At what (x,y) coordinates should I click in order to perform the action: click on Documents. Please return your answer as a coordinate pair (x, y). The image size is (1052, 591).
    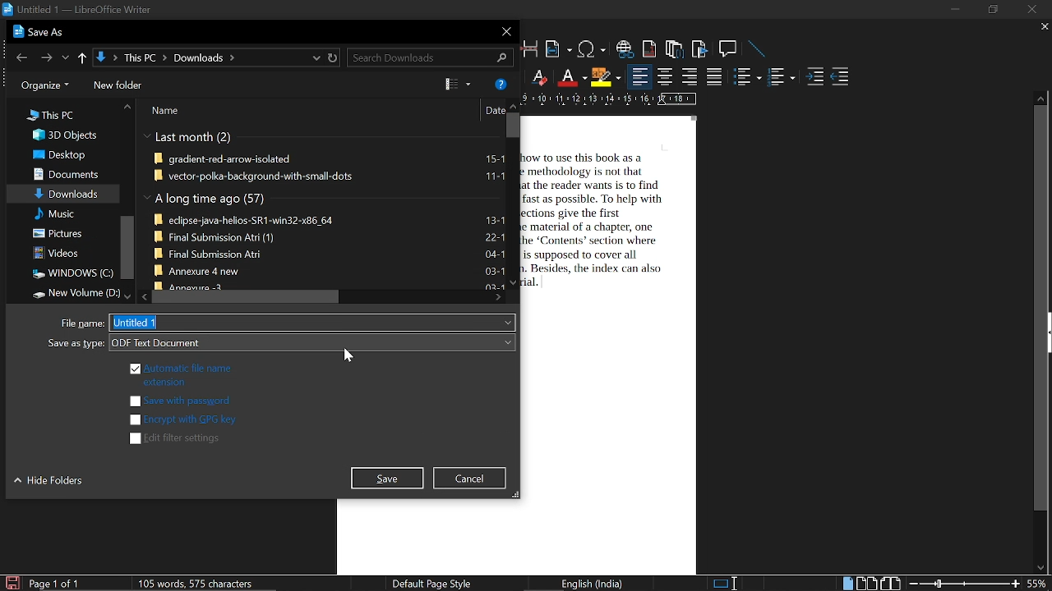
    Looking at the image, I should click on (64, 173).